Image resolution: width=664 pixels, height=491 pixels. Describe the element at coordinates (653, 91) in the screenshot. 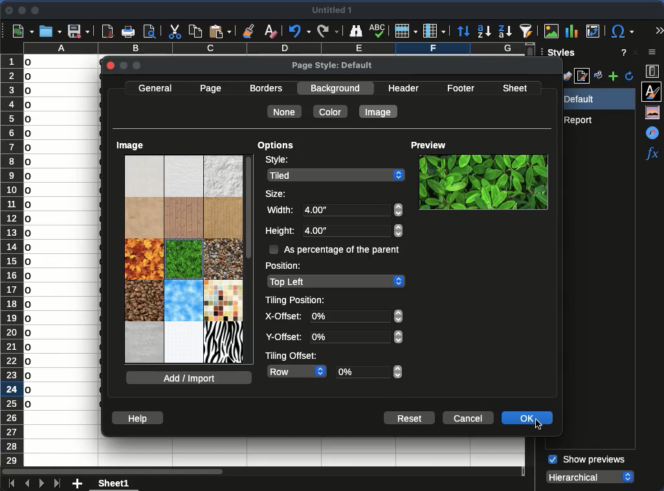

I see `styles` at that location.